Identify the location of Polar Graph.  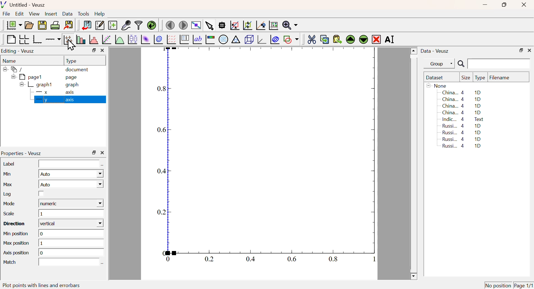
(224, 39).